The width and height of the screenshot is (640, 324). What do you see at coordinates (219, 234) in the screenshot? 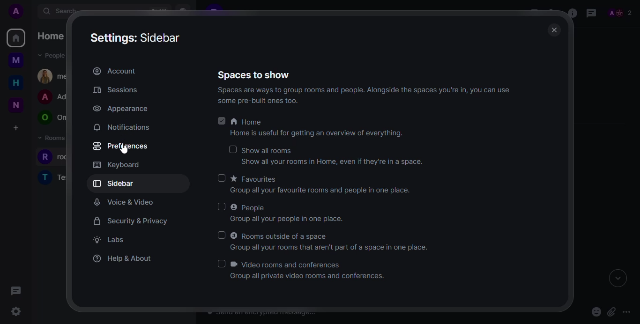
I see `selection box` at bounding box center [219, 234].